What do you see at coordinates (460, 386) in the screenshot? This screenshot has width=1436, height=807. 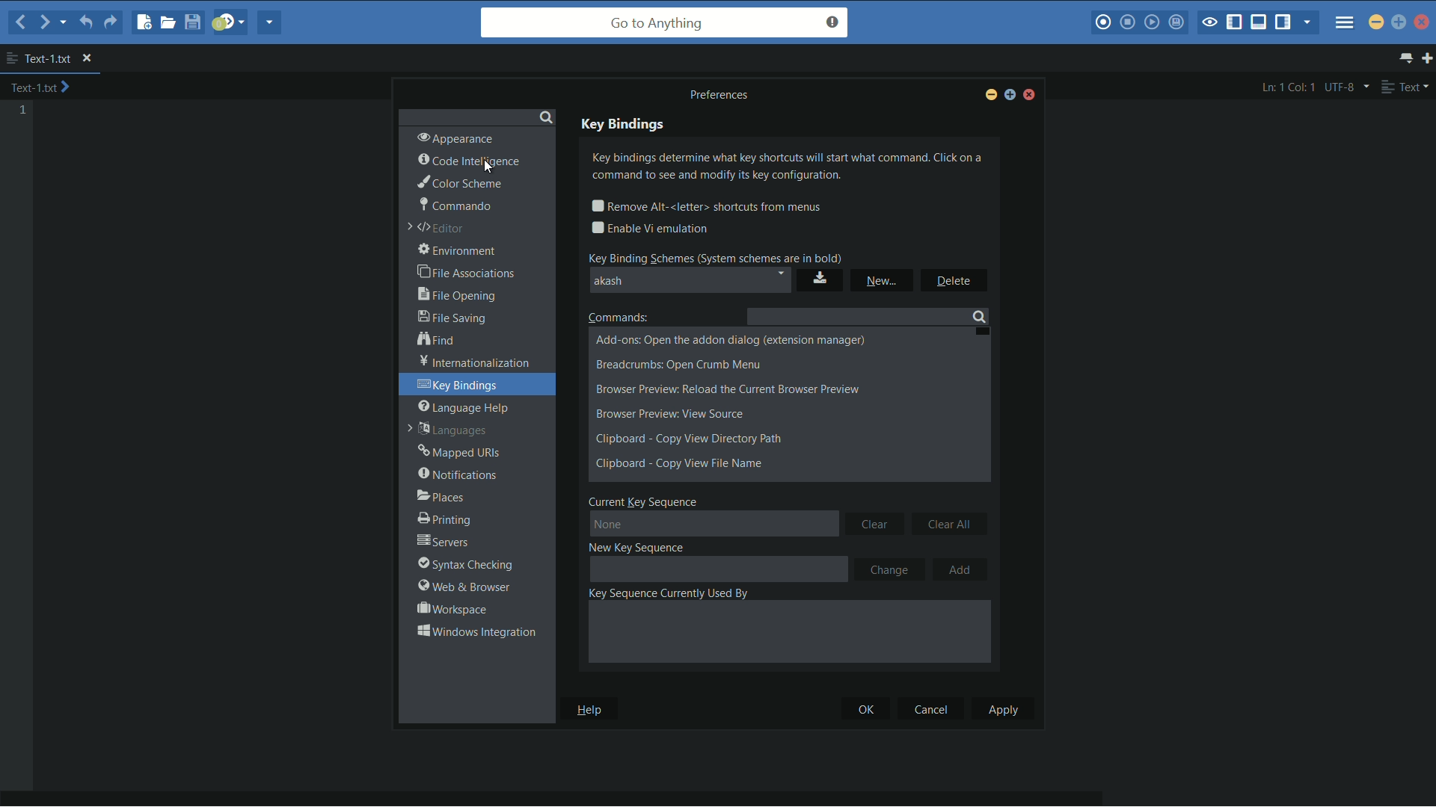 I see `key bindings` at bounding box center [460, 386].